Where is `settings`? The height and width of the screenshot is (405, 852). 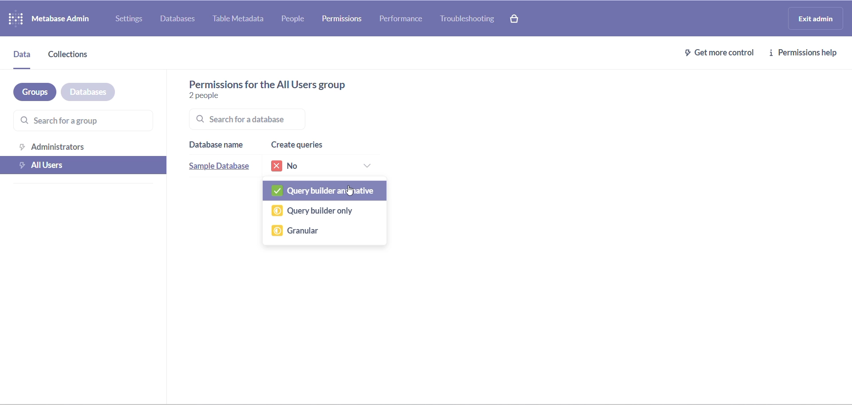 settings is located at coordinates (130, 19).